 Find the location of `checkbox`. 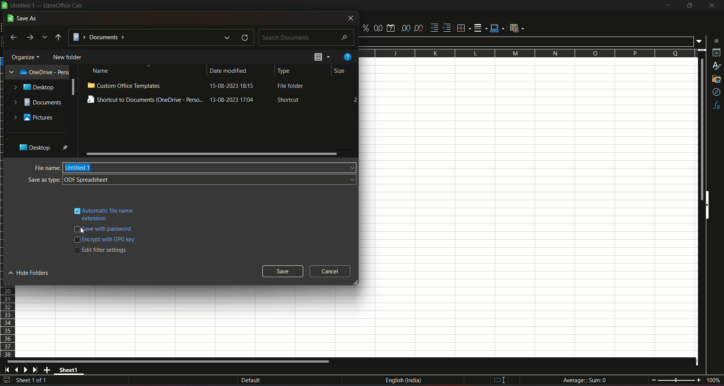

checkbox is located at coordinates (76, 240).